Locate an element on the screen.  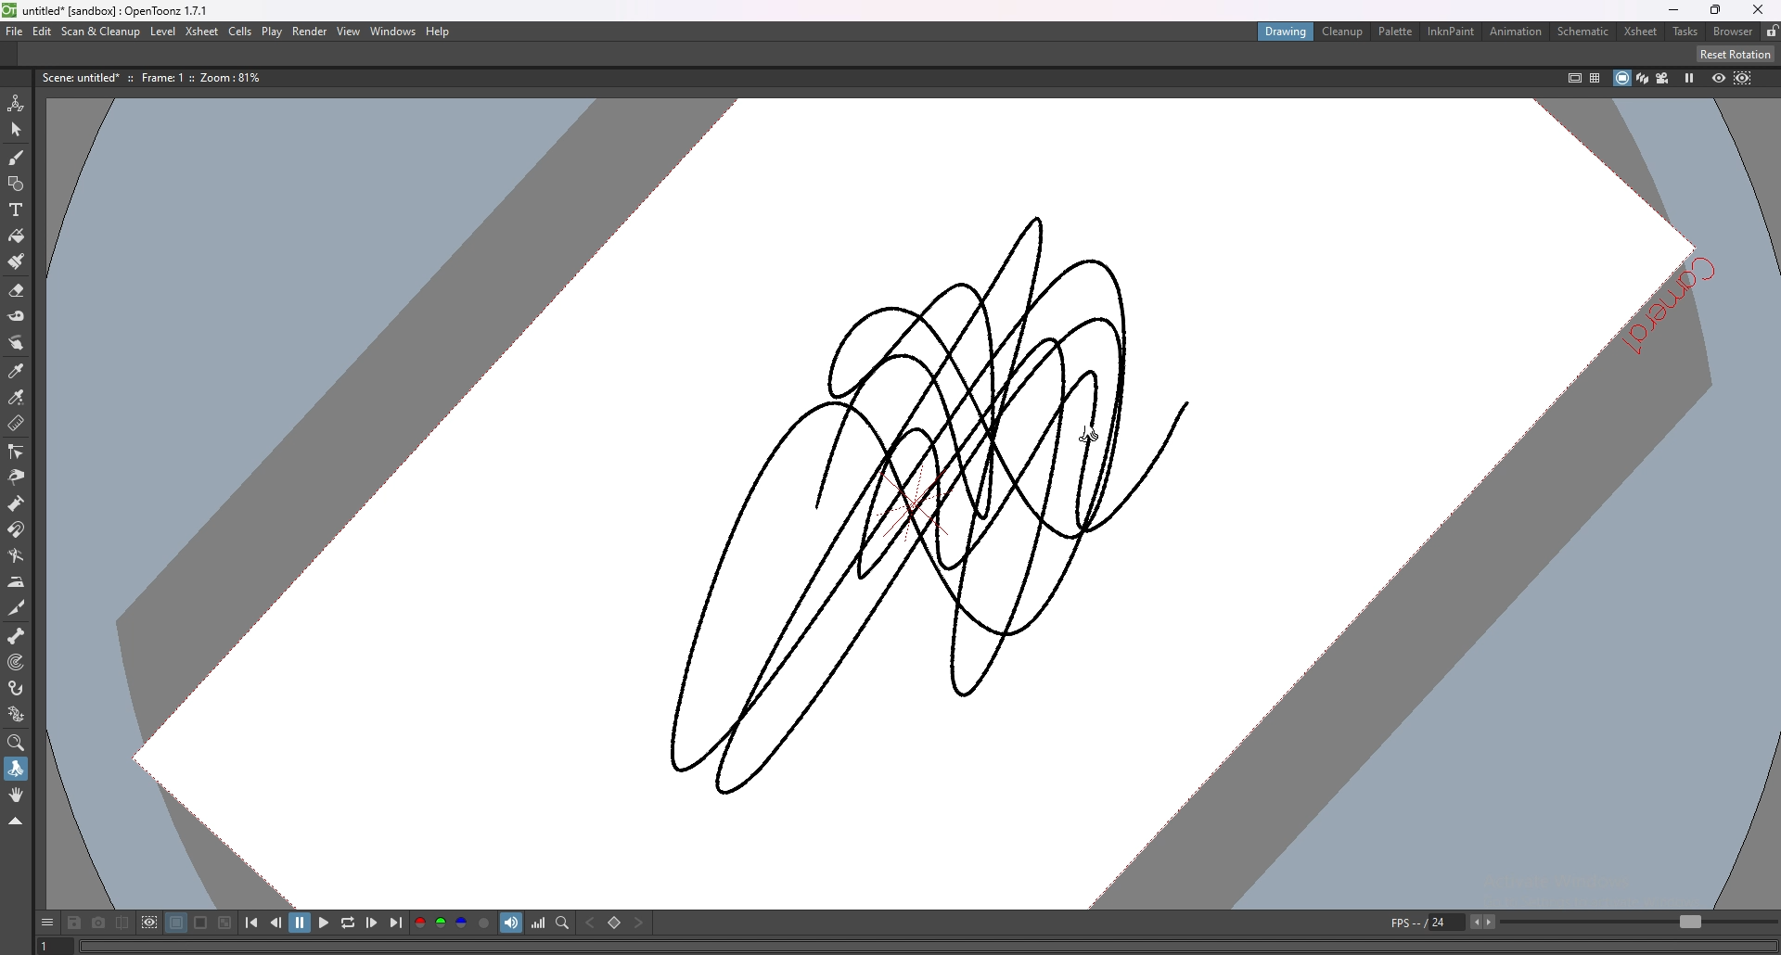
fill brush tool is located at coordinates (17, 261).